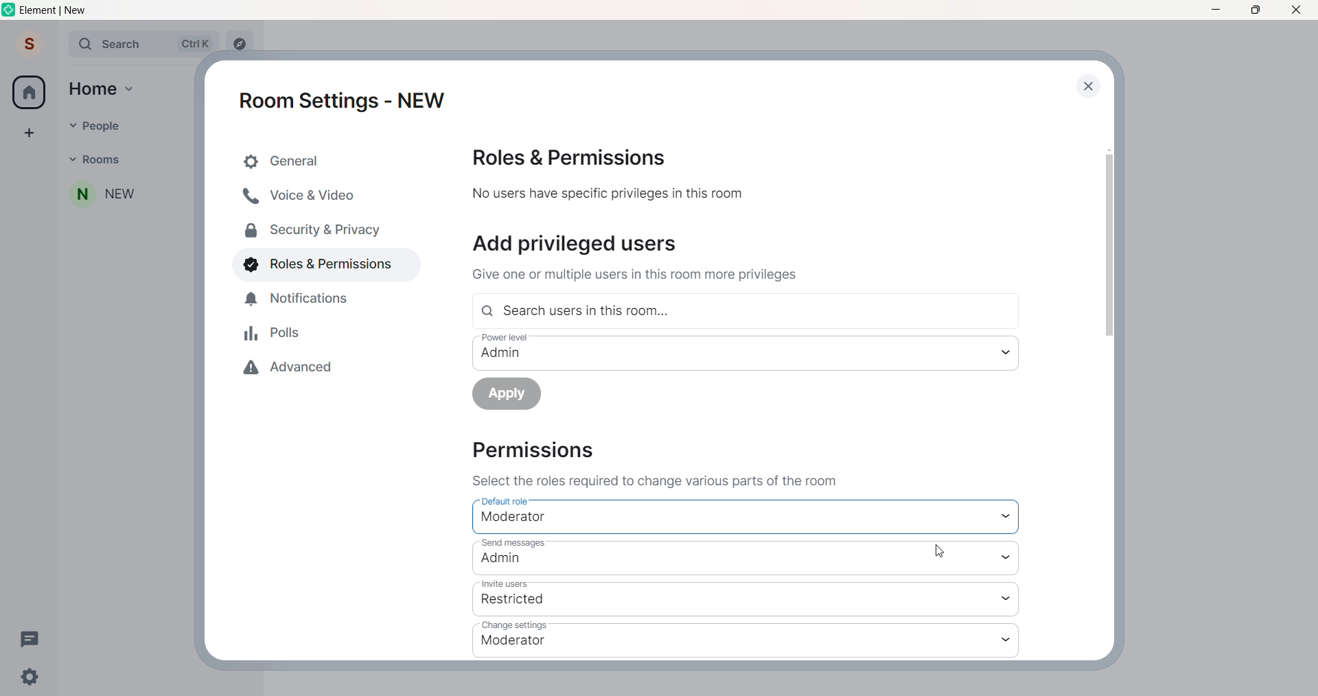 The height and width of the screenshot is (696, 1318). What do you see at coordinates (1085, 86) in the screenshot?
I see `close dialog` at bounding box center [1085, 86].